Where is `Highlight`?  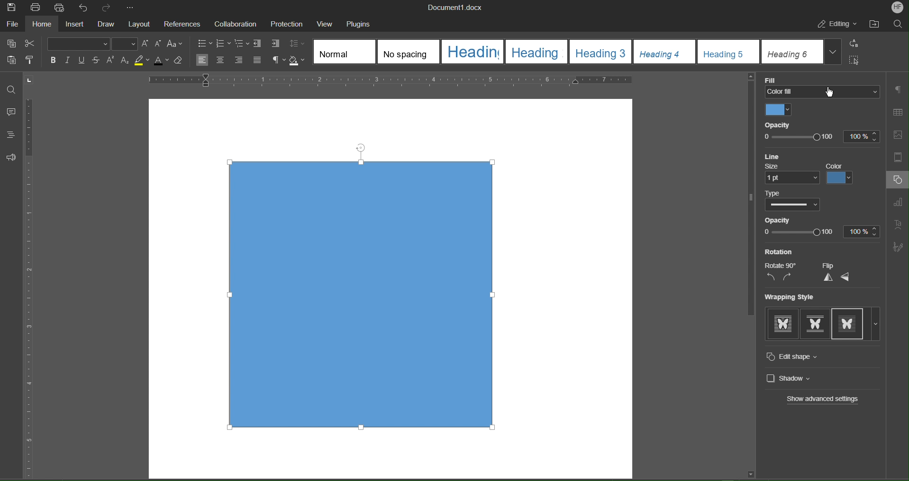 Highlight is located at coordinates (142, 61).